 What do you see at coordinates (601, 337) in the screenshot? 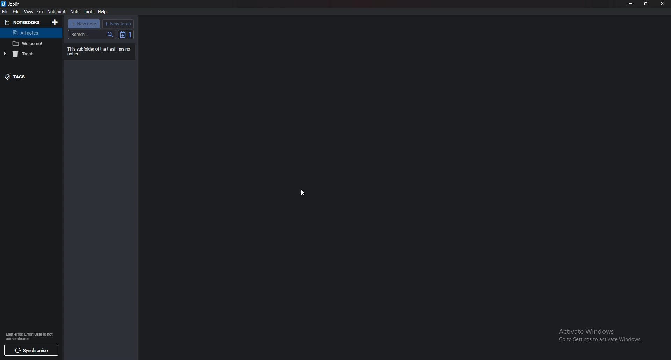
I see `activate windows pop up` at bounding box center [601, 337].